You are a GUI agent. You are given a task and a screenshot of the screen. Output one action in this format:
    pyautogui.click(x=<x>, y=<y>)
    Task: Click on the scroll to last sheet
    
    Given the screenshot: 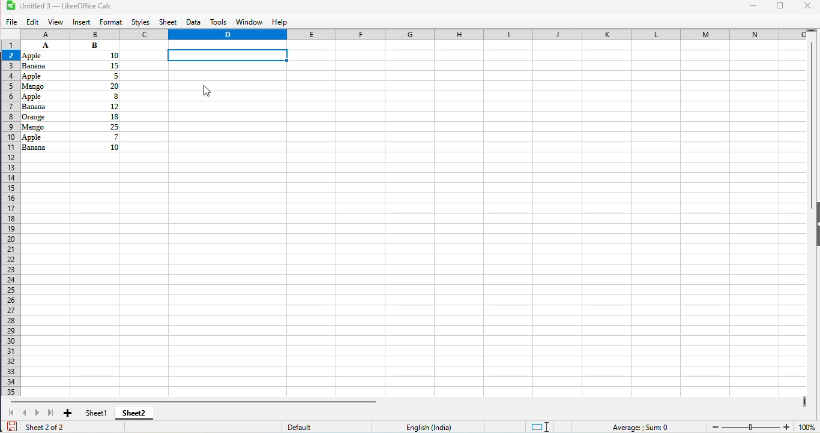 What is the action you would take?
    pyautogui.click(x=51, y=413)
    